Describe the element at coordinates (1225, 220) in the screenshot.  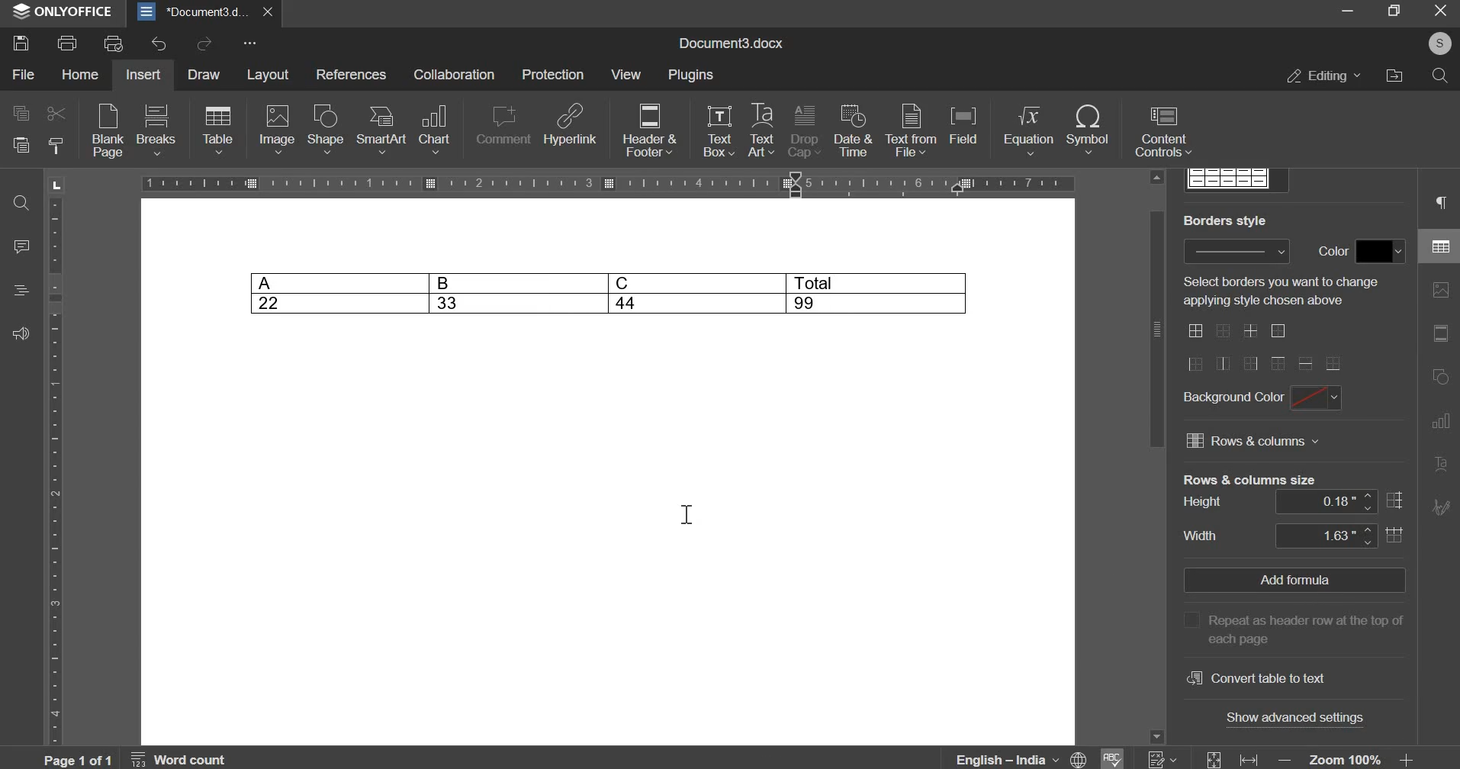
I see `Border Style` at that location.